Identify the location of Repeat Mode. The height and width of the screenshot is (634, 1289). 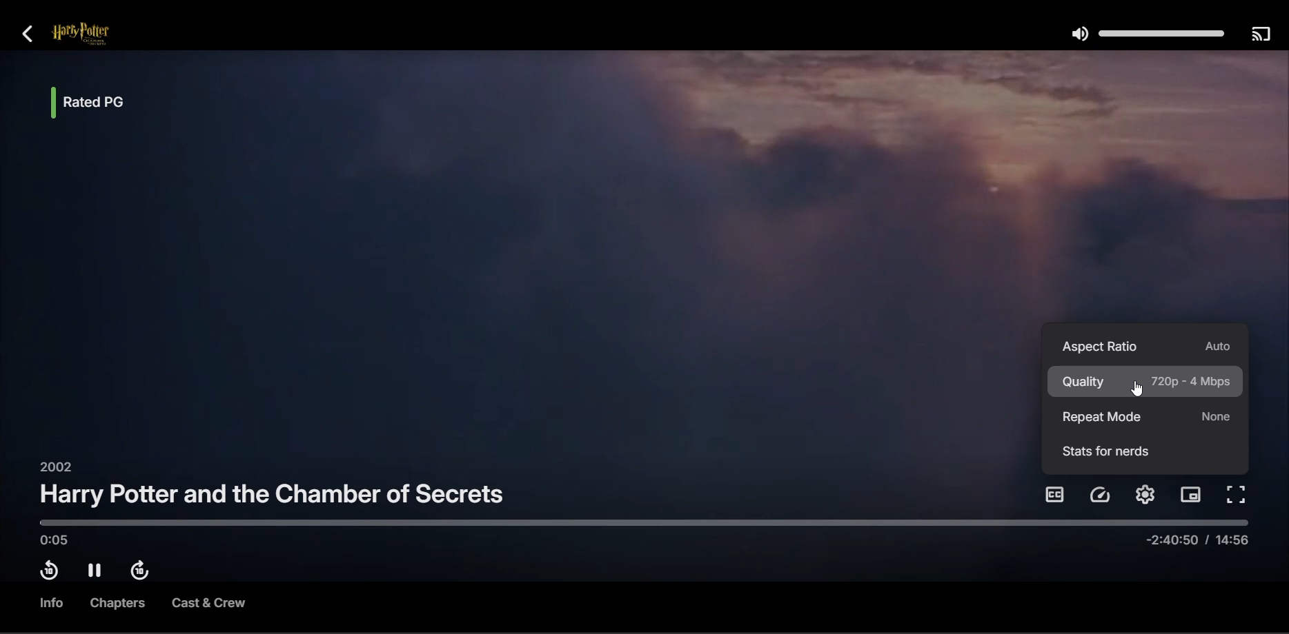
(1147, 418).